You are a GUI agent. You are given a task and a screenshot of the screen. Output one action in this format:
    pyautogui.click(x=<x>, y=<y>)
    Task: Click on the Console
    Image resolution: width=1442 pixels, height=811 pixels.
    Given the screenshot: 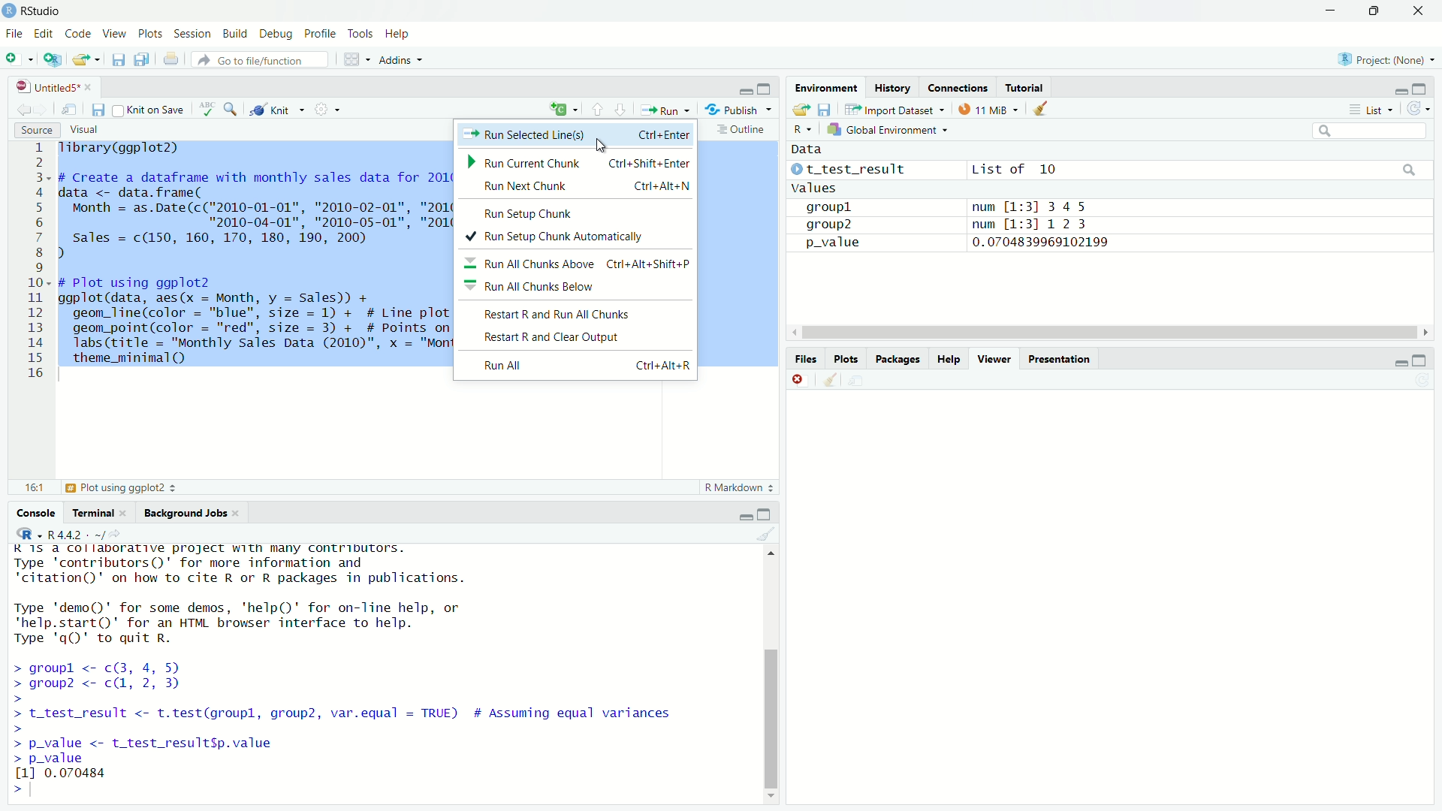 What is the action you would take?
    pyautogui.click(x=35, y=511)
    